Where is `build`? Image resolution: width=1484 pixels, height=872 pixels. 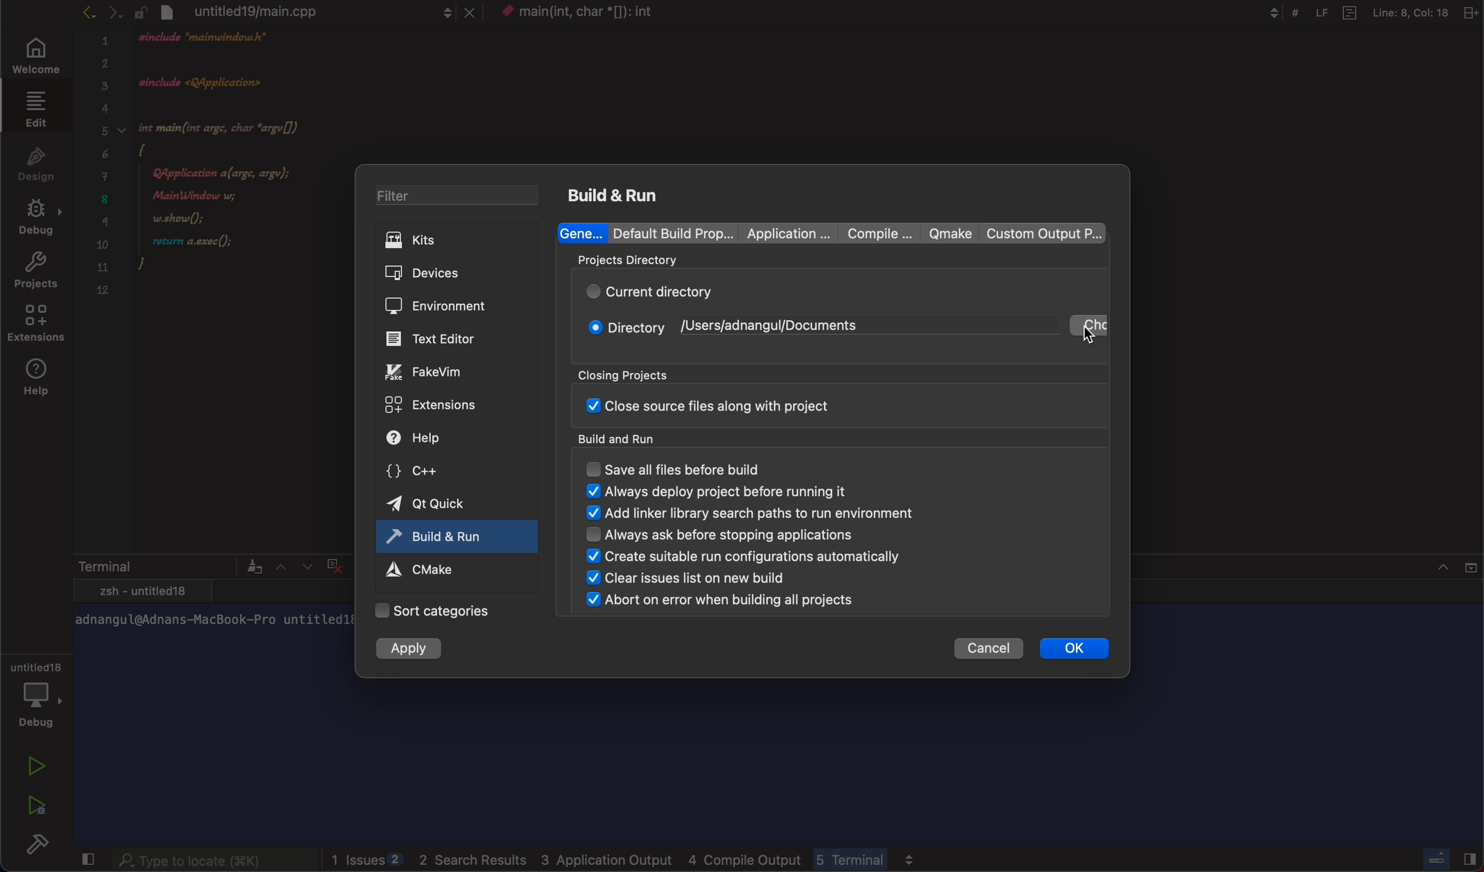
build is located at coordinates (35, 845).